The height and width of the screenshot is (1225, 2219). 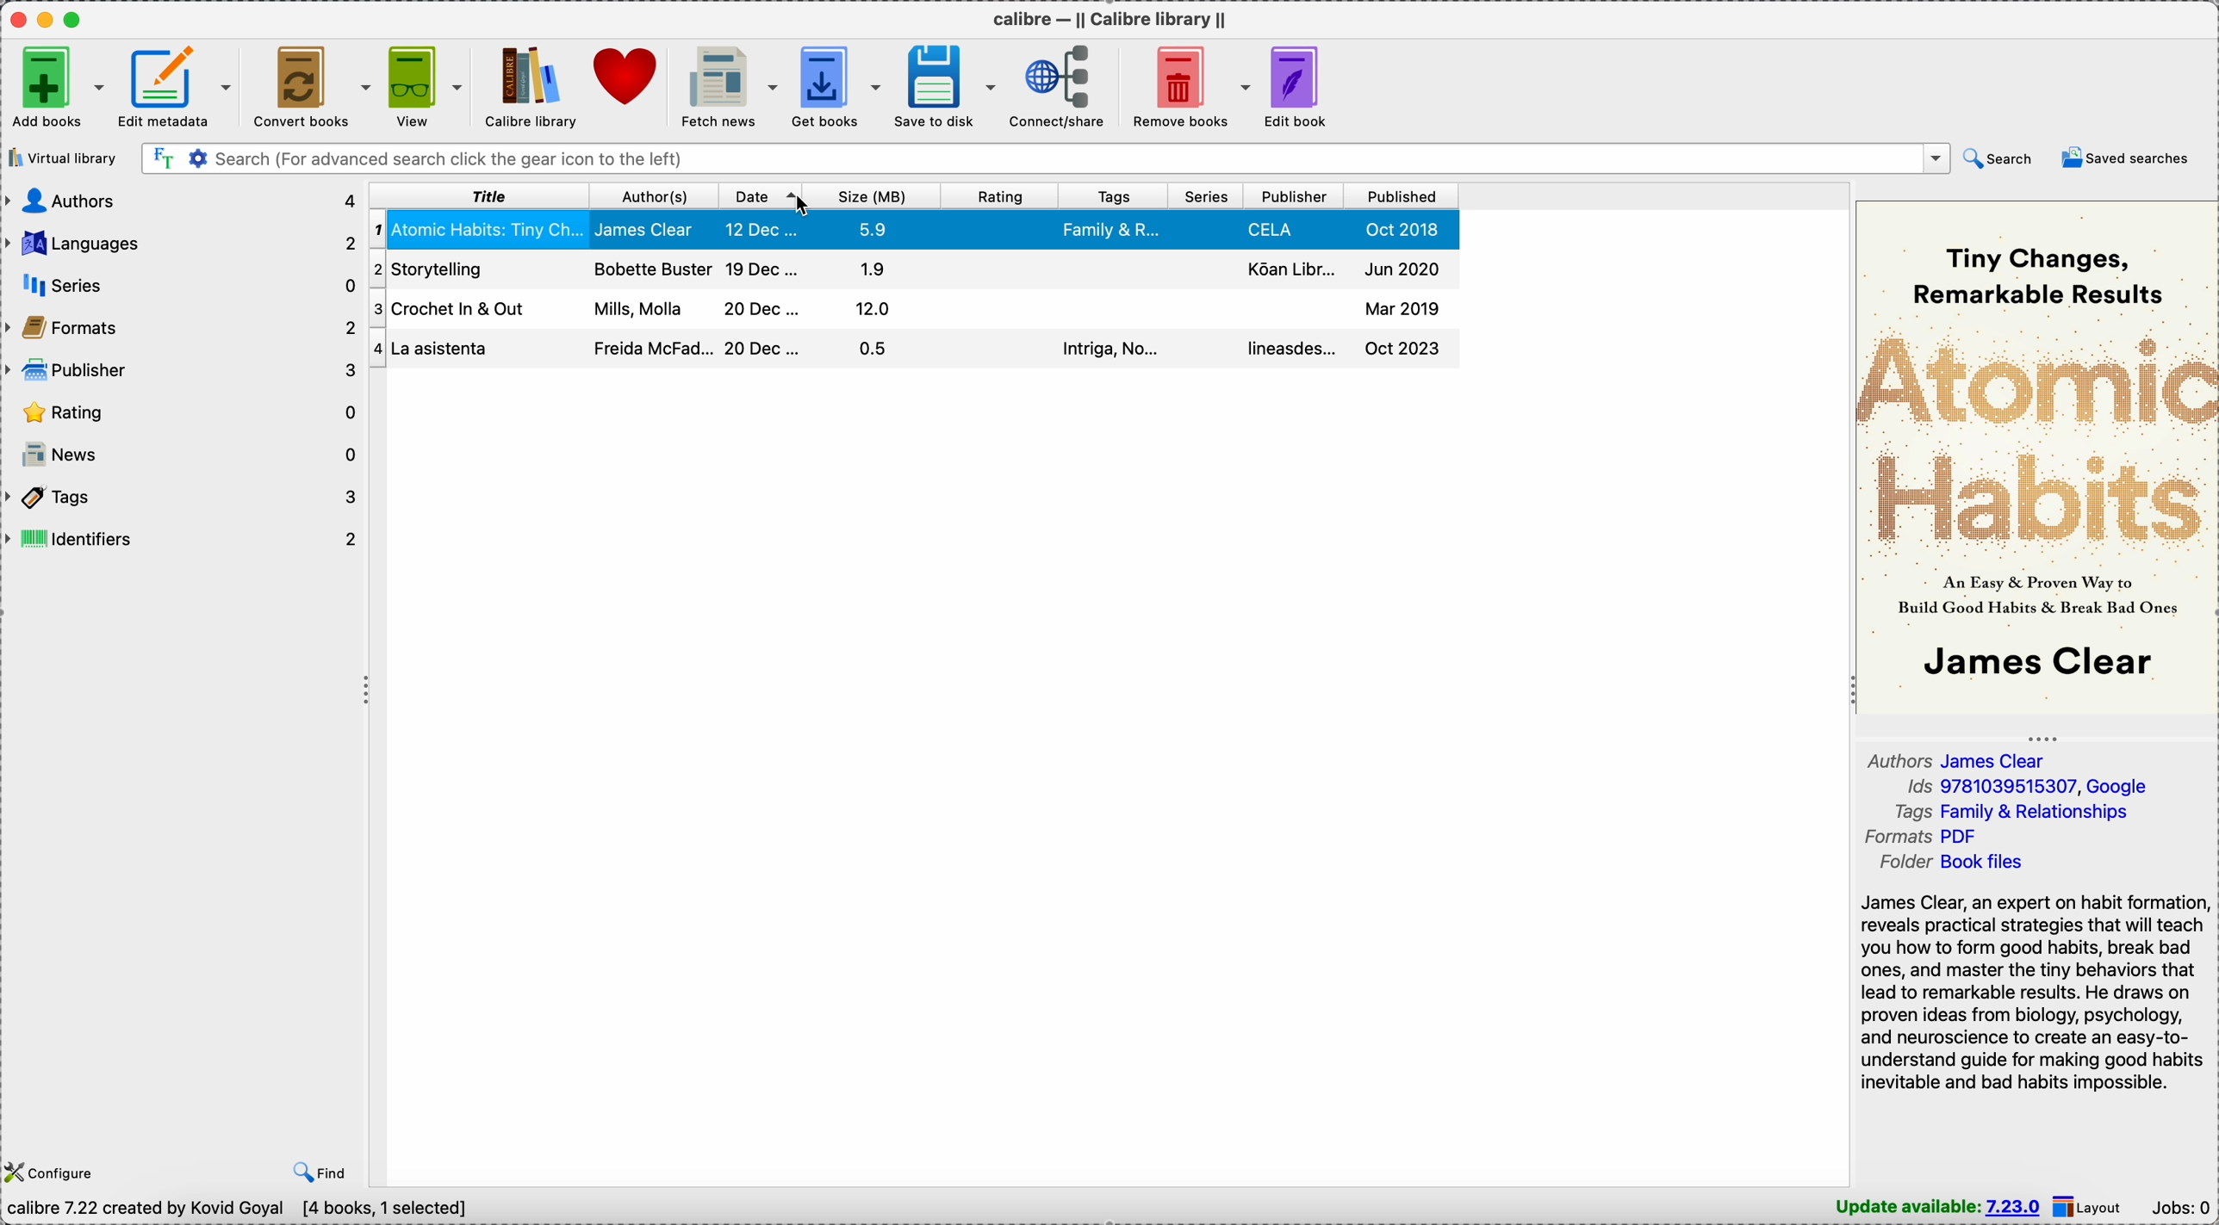 I want to click on save to disk, so click(x=946, y=85).